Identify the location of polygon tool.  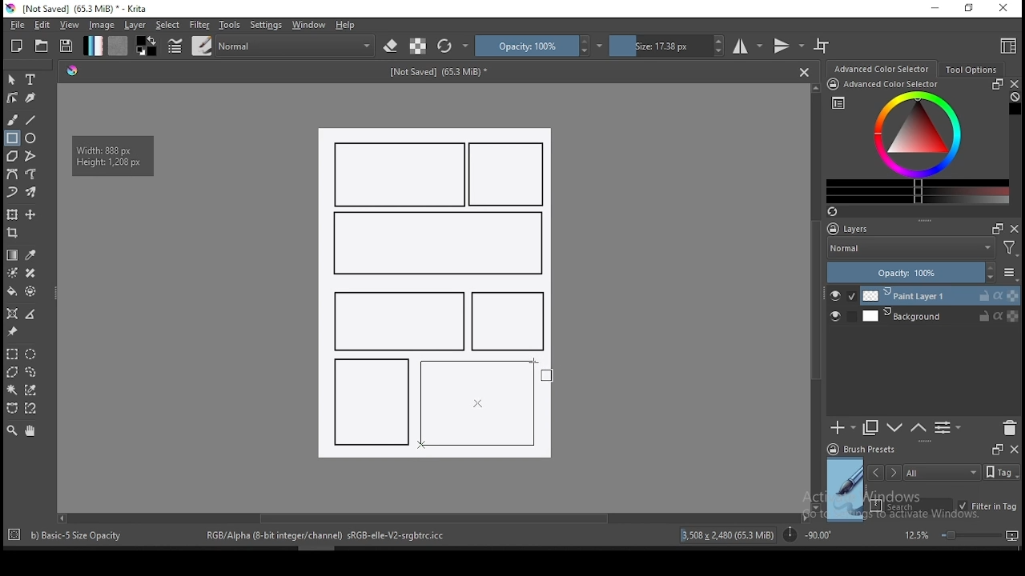
(11, 156).